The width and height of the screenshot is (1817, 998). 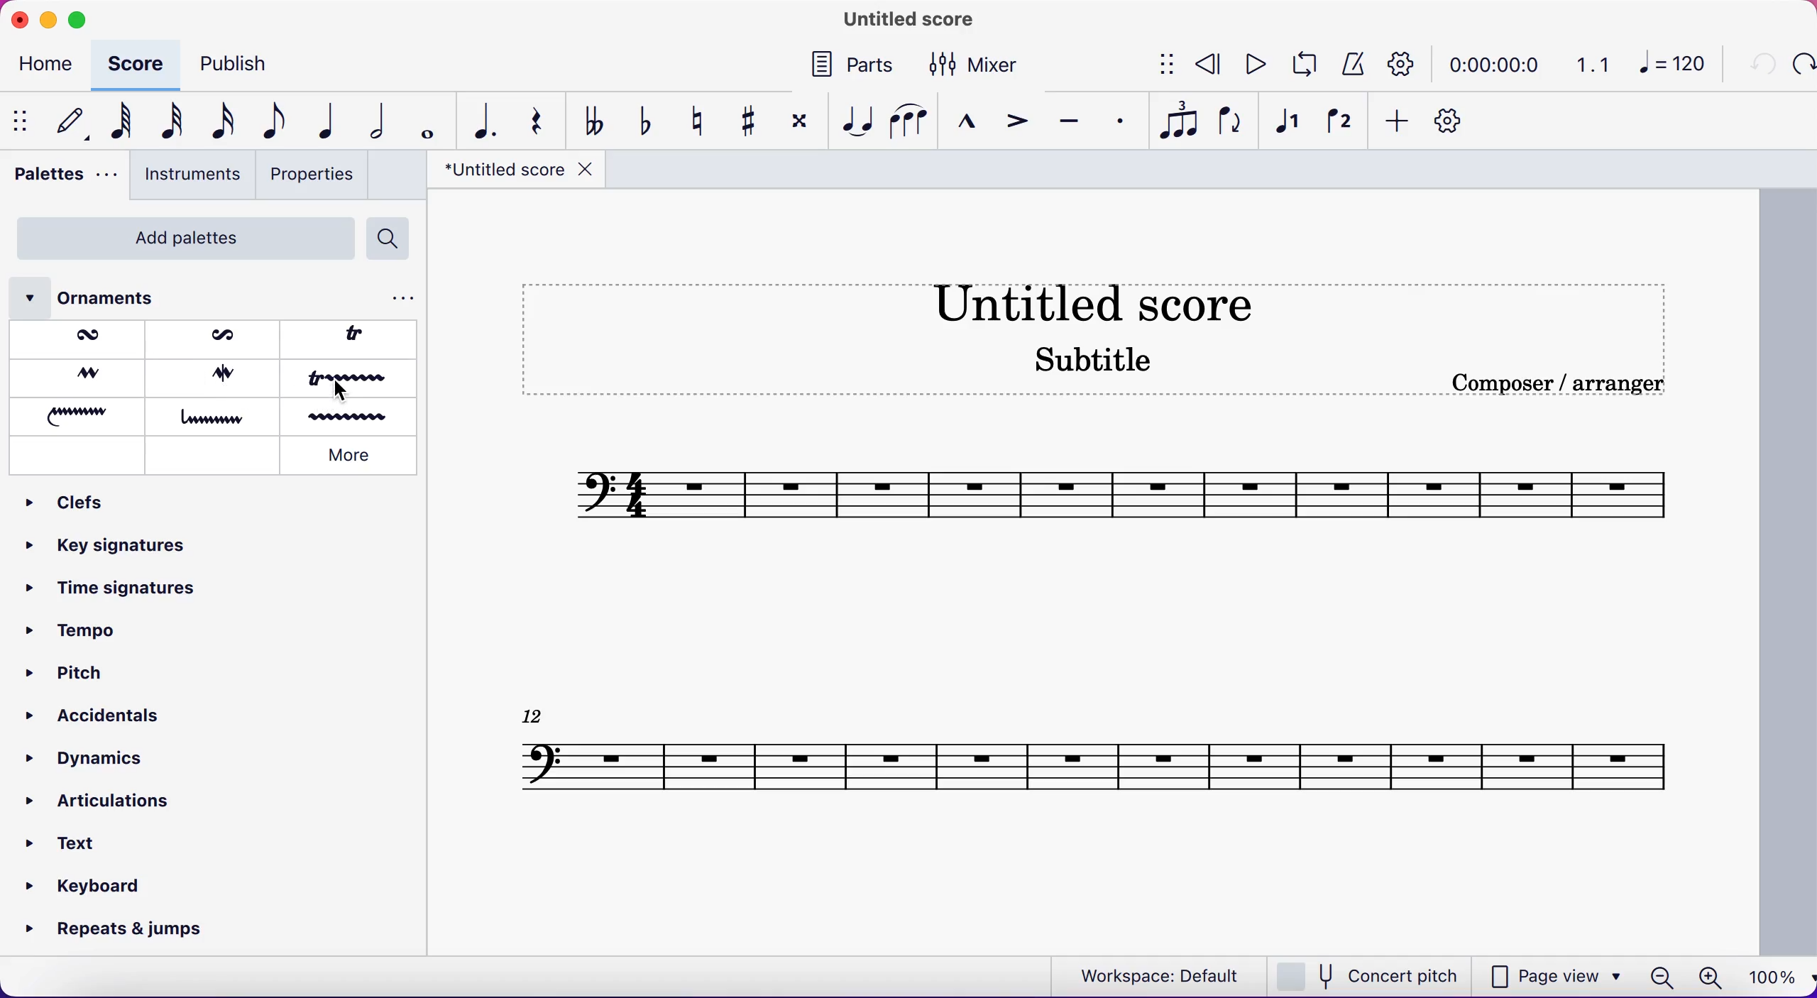 What do you see at coordinates (1660, 977) in the screenshot?
I see `zoom out` at bounding box center [1660, 977].